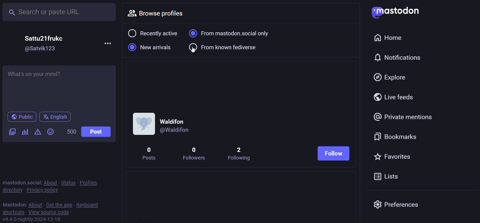 This screenshot has height=223, width=480. I want to click on mastodon, so click(396, 12).